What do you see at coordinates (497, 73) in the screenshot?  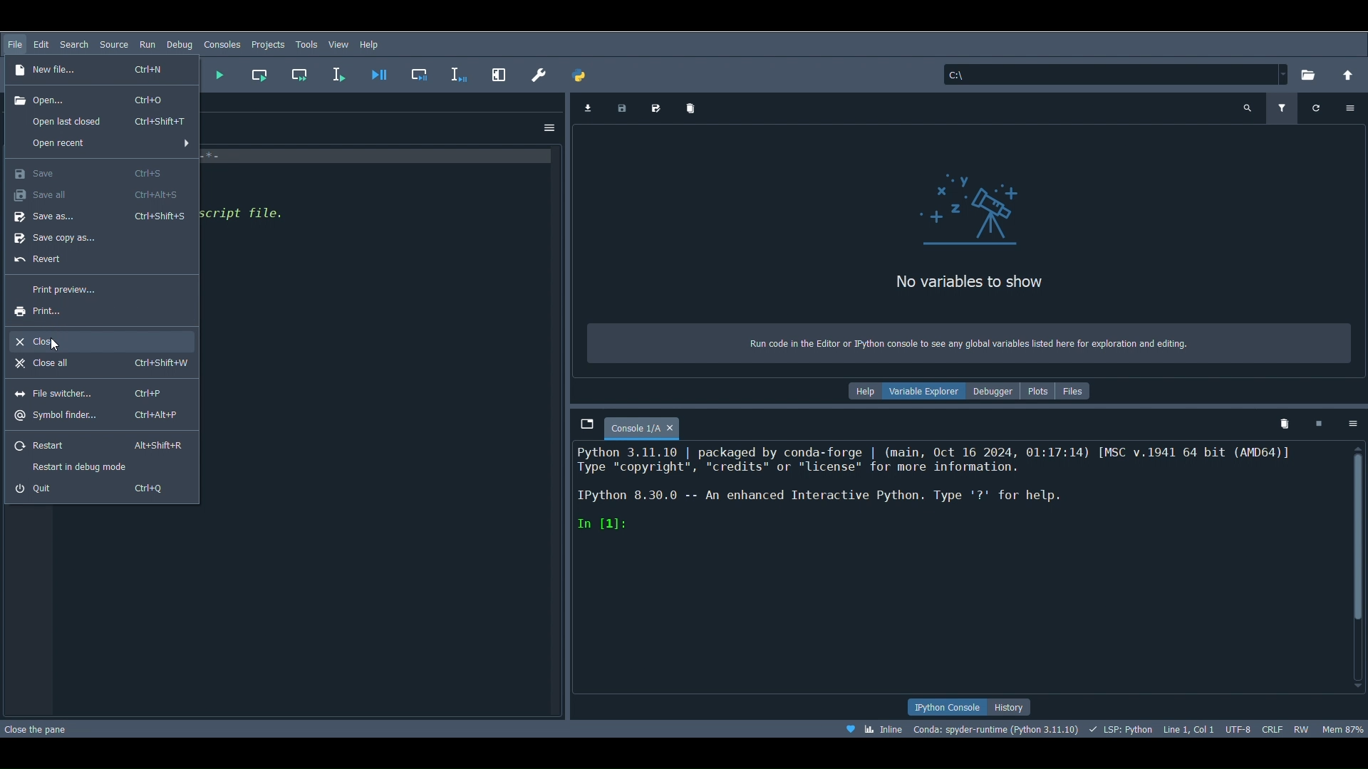 I see `Maximize current pane (Ctrl + Alt + Shift + M)` at bounding box center [497, 73].